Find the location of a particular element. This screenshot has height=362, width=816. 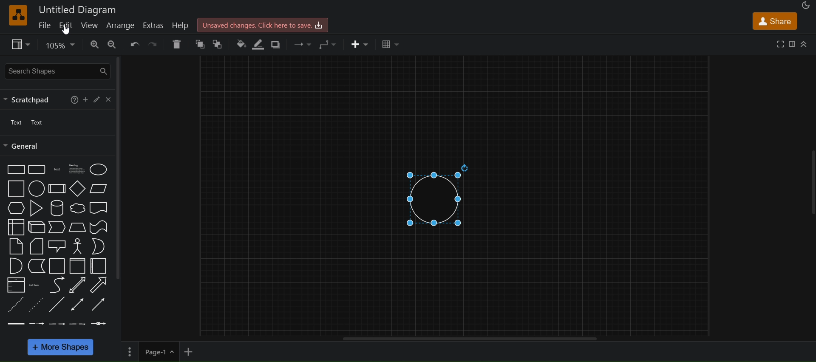

parallelogram is located at coordinates (99, 190).